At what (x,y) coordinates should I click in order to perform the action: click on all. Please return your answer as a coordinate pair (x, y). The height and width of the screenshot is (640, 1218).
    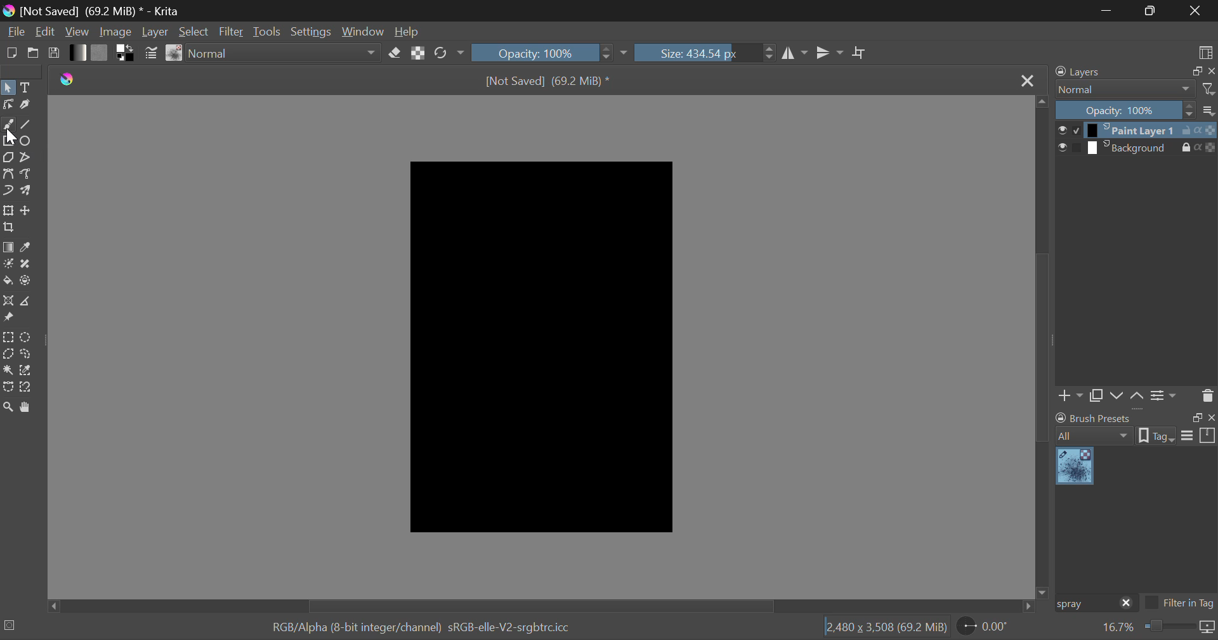
    Looking at the image, I should click on (1096, 436).